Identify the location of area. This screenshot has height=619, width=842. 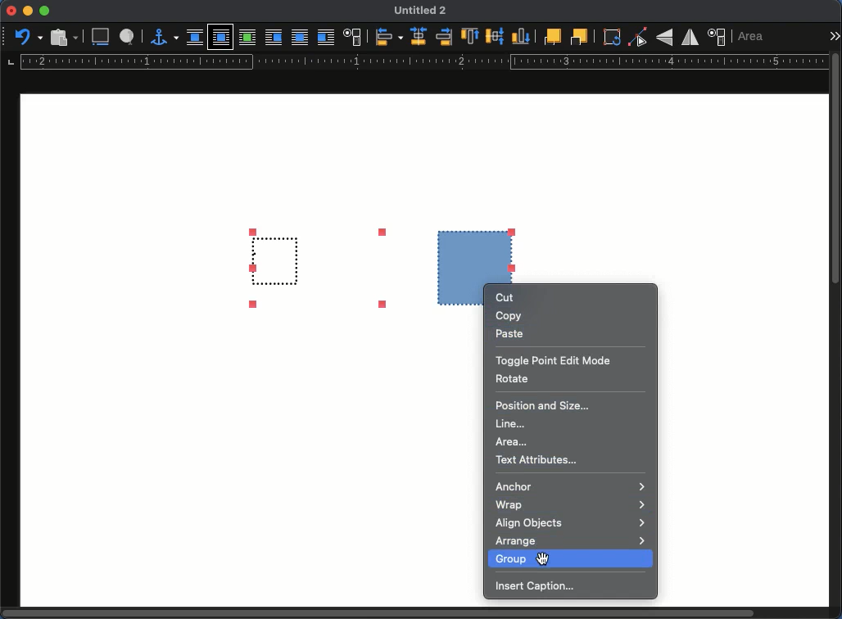
(753, 36).